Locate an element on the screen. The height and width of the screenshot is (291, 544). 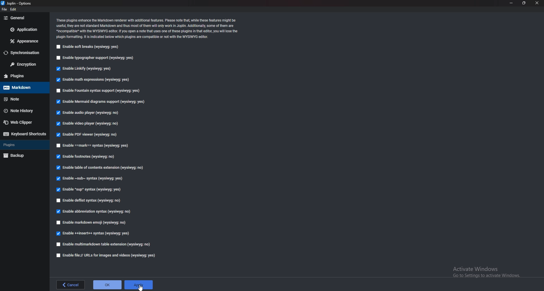
Enable insert syntax is located at coordinates (96, 233).